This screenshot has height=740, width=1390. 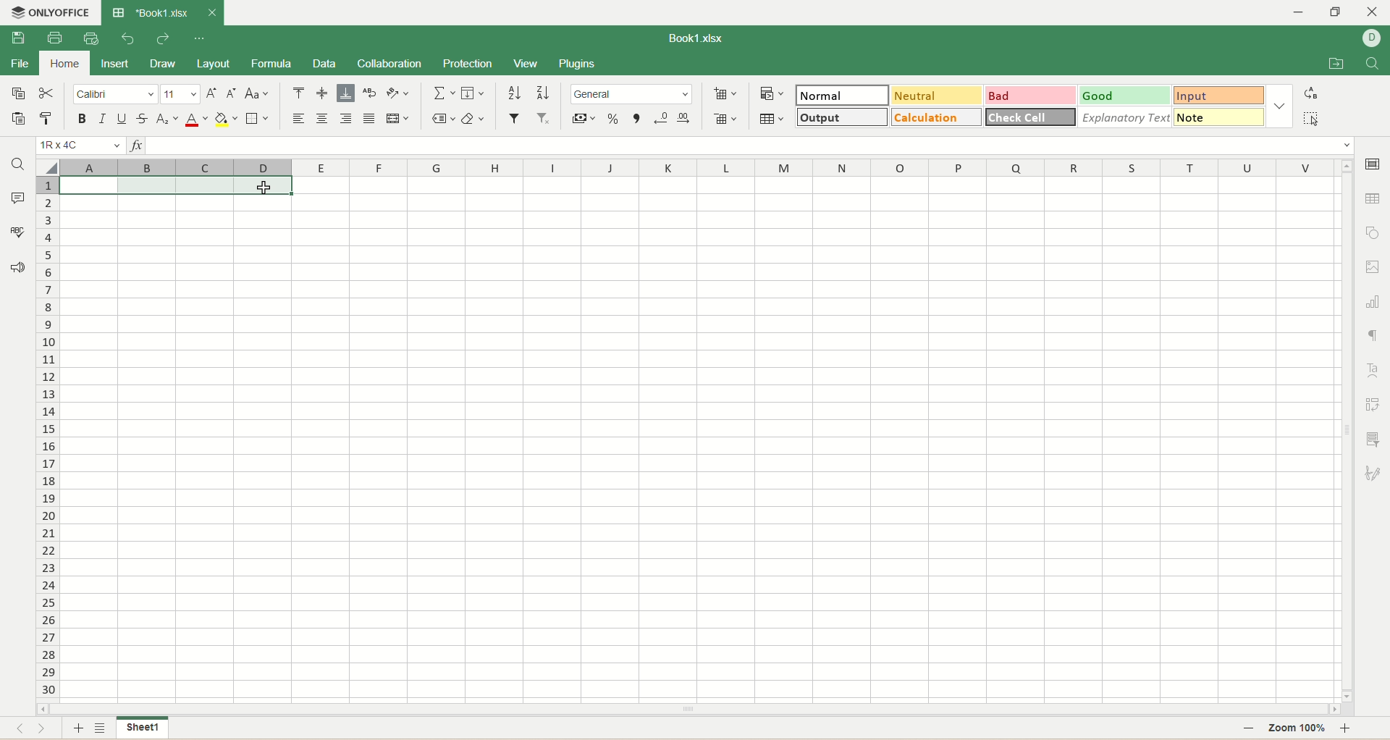 What do you see at coordinates (271, 64) in the screenshot?
I see `formula` at bounding box center [271, 64].